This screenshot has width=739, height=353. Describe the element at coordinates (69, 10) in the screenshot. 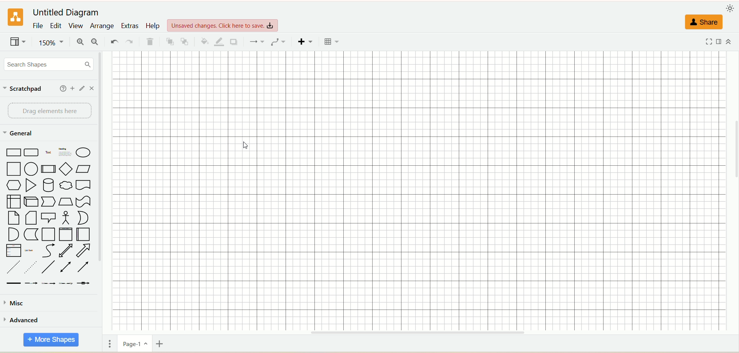

I see `Untitled Diagram` at that location.